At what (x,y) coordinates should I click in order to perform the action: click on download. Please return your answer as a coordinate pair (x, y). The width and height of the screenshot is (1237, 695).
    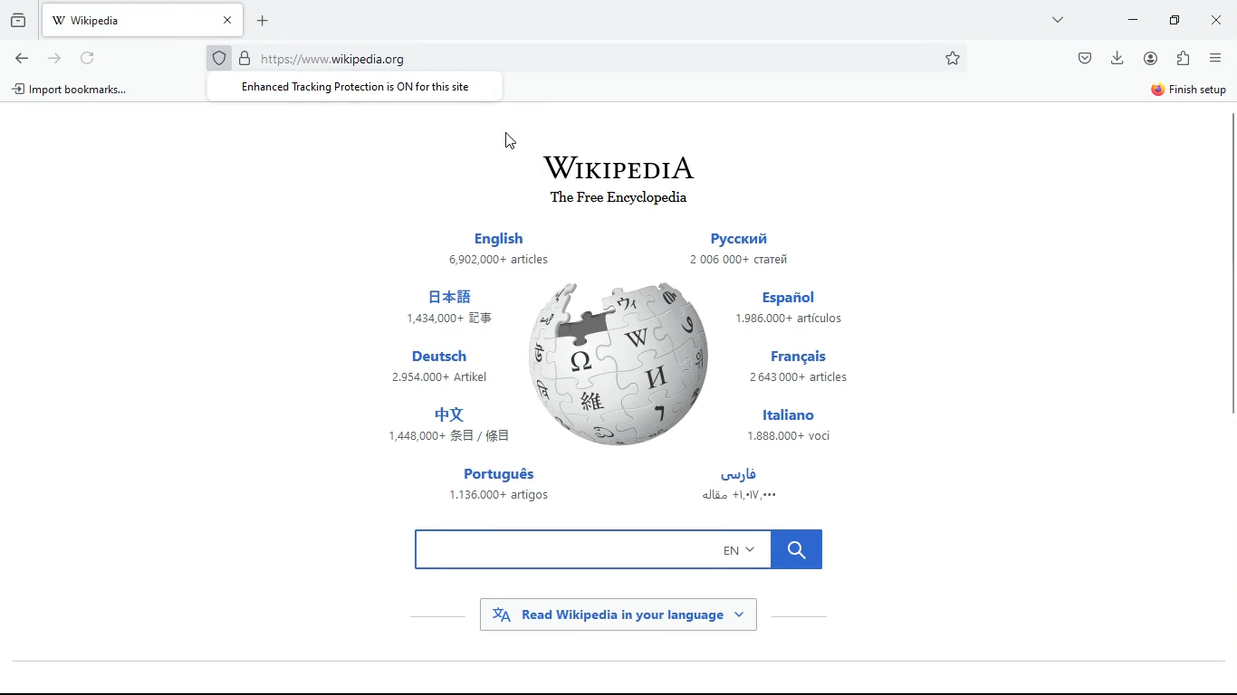
    Looking at the image, I should click on (1116, 60).